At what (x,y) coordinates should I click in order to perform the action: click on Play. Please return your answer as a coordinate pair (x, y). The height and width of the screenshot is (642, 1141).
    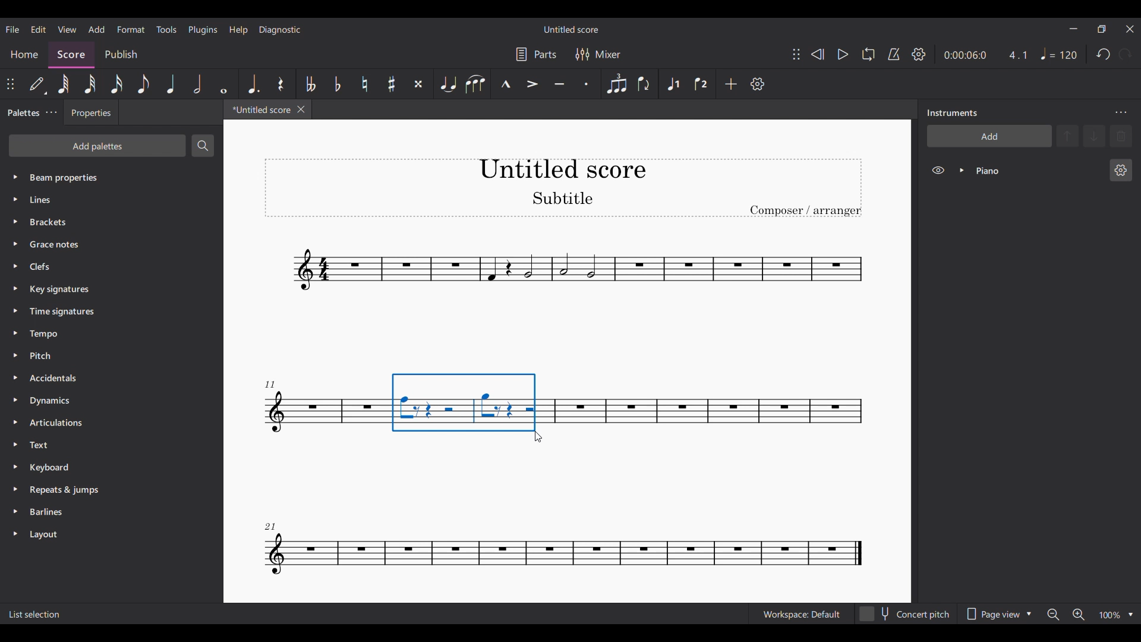
    Looking at the image, I should click on (843, 54).